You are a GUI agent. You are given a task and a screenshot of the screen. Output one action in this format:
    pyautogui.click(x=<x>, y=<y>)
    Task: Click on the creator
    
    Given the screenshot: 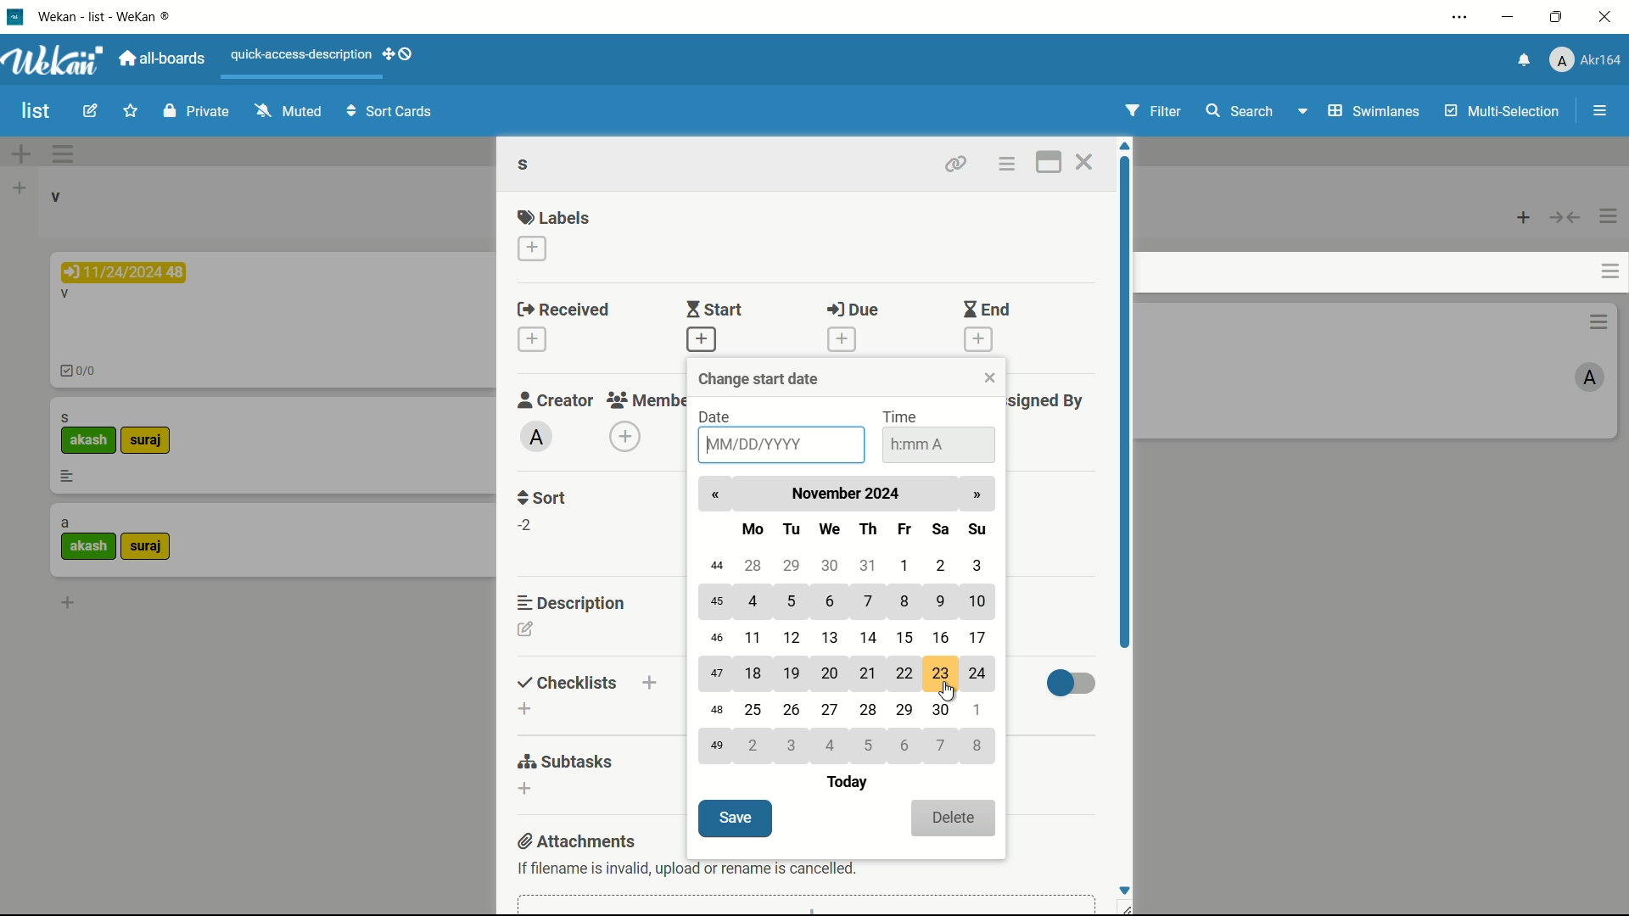 What is the action you would take?
    pyautogui.click(x=551, y=399)
    